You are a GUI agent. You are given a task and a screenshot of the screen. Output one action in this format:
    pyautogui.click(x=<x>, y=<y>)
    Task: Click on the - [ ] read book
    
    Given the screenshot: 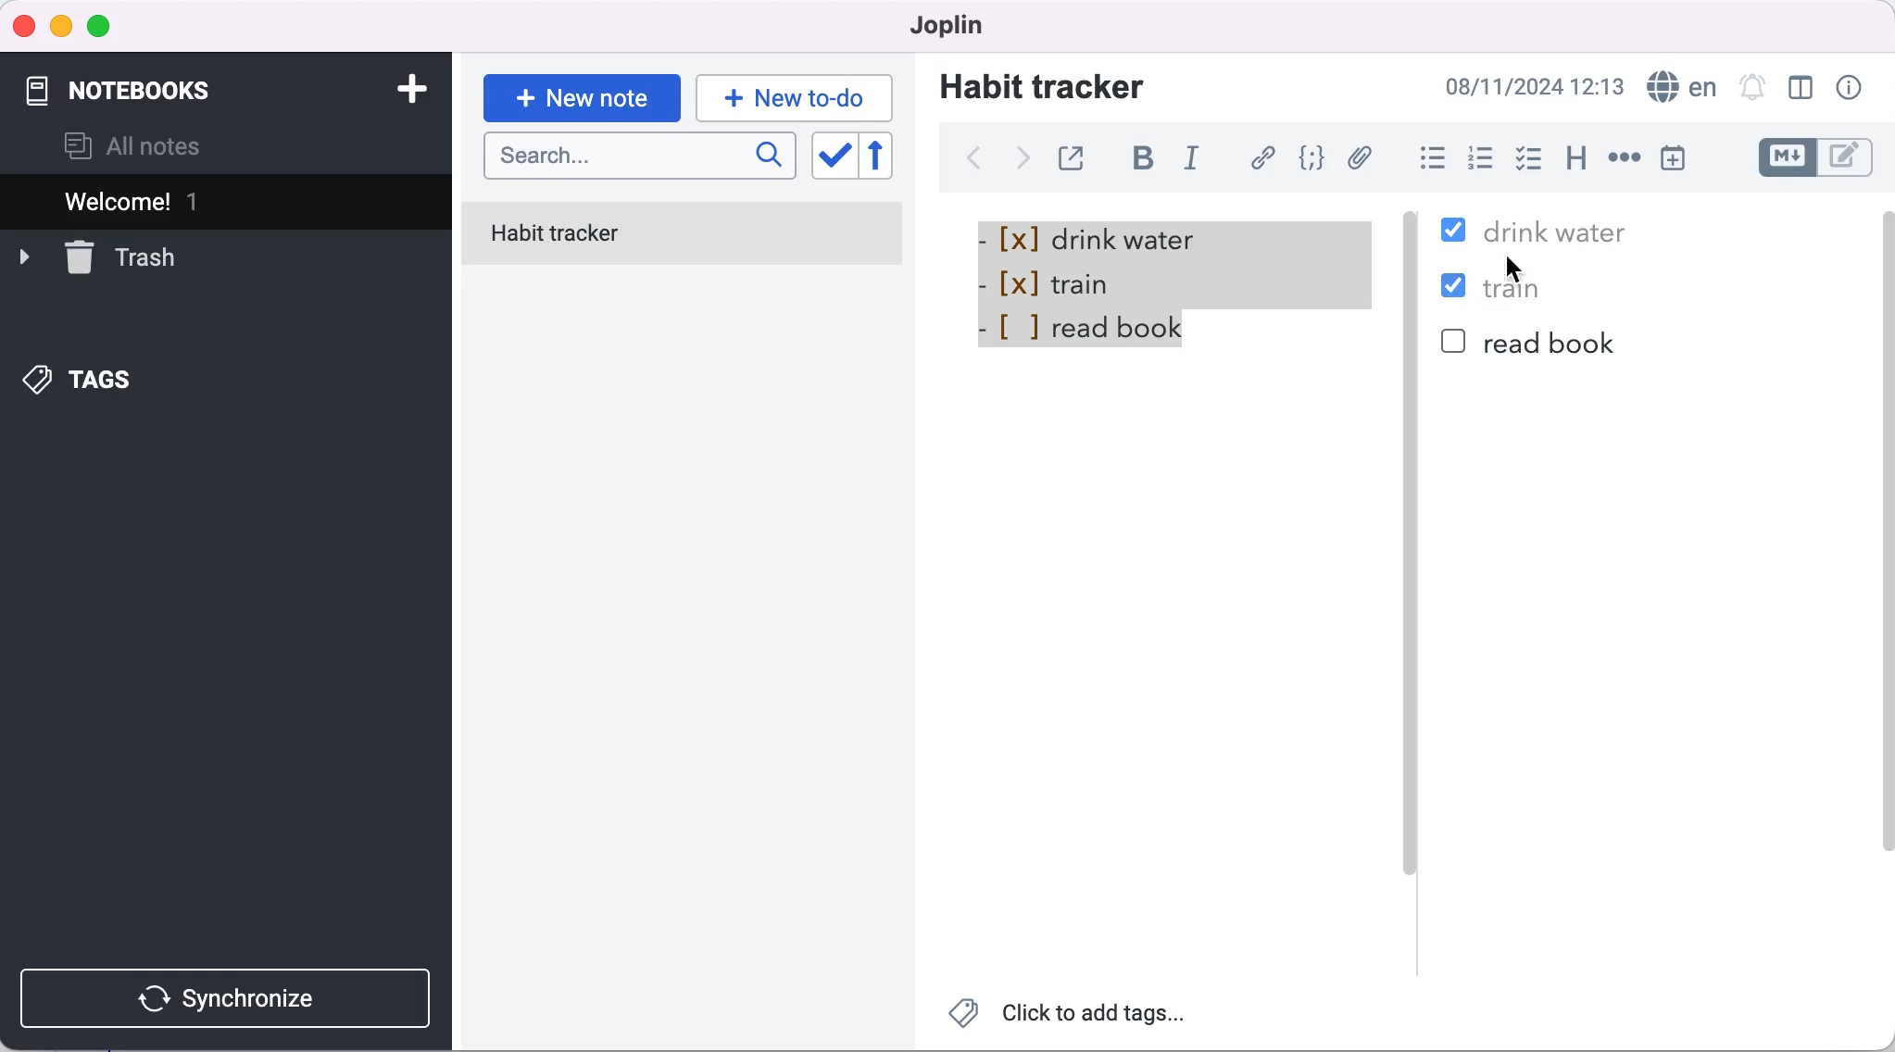 What is the action you would take?
    pyautogui.click(x=1080, y=332)
    